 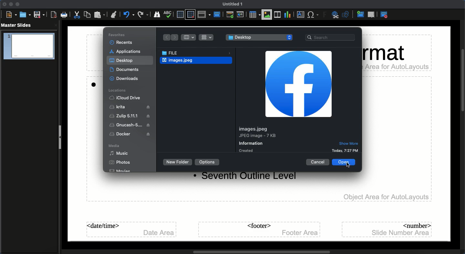 What do you see at coordinates (10, 15) in the screenshot?
I see `New` at bounding box center [10, 15].